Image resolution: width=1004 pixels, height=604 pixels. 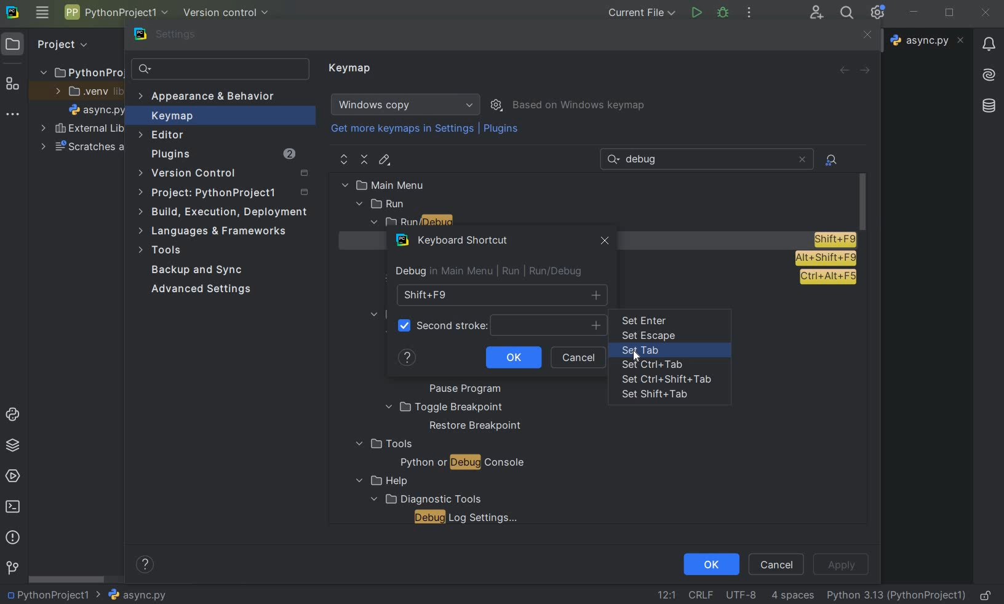 What do you see at coordinates (383, 444) in the screenshot?
I see `tools` at bounding box center [383, 444].